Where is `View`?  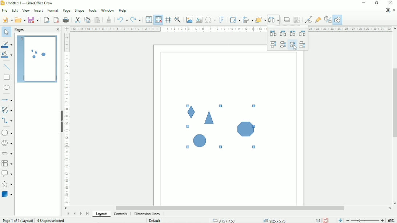
View is located at coordinates (25, 10).